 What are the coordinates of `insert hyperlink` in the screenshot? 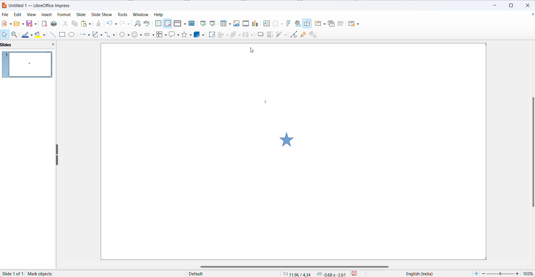 It's located at (297, 23).